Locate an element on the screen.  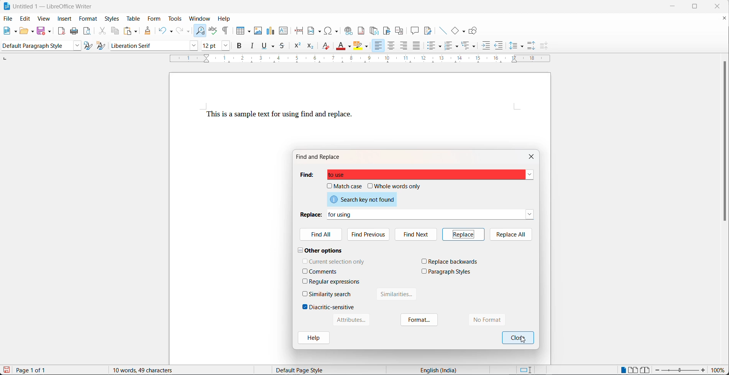
page break is located at coordinates (300, 31).